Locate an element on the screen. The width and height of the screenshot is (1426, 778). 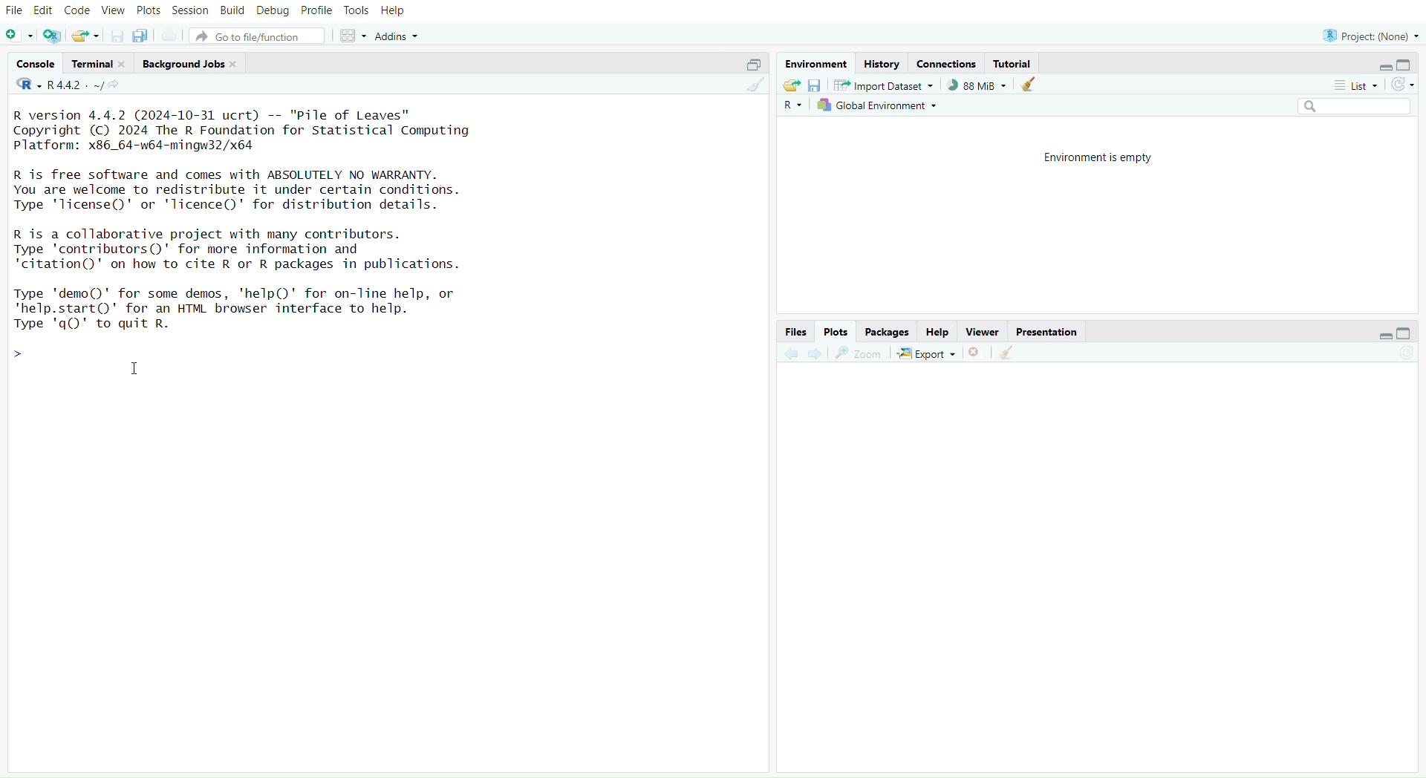
R 4.4.2 is located at coordinates (60, 85).